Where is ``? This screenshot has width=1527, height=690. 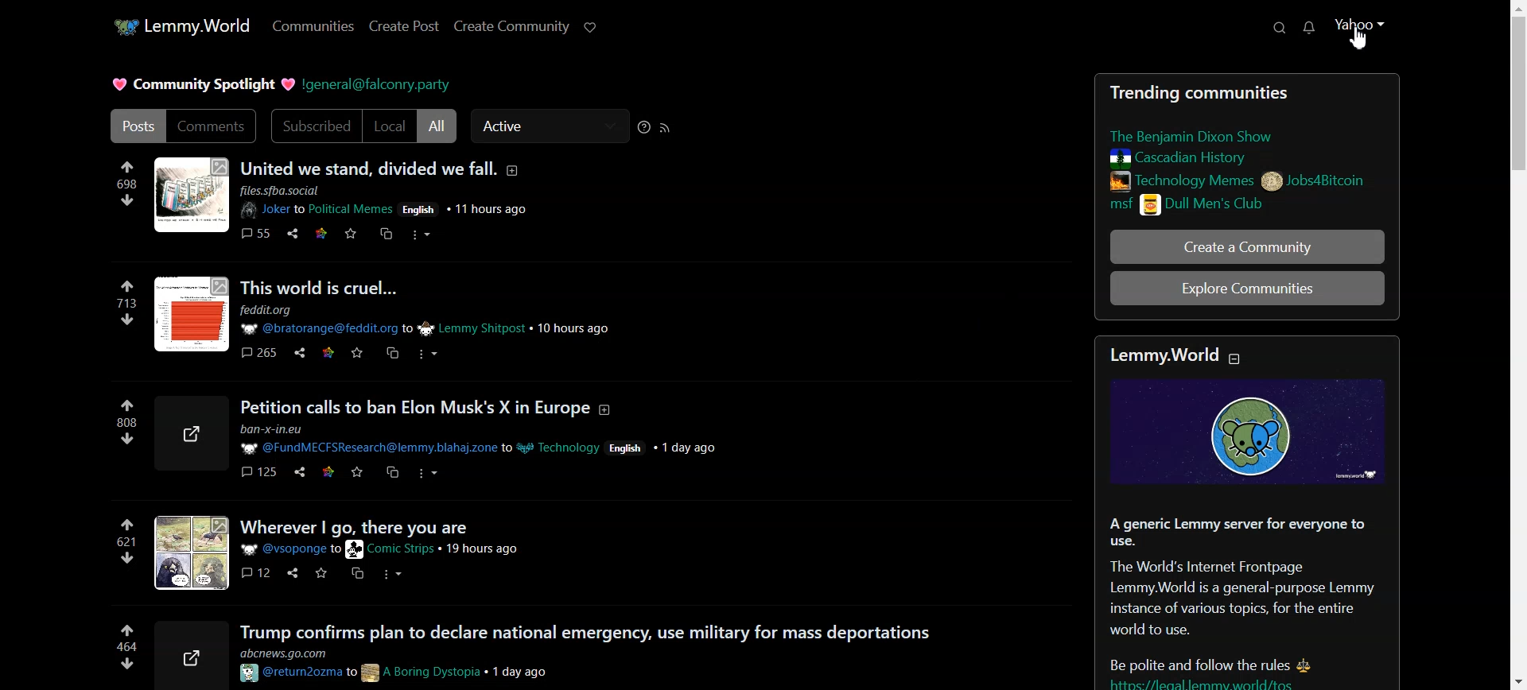
 is located at coordinates (486, 550).